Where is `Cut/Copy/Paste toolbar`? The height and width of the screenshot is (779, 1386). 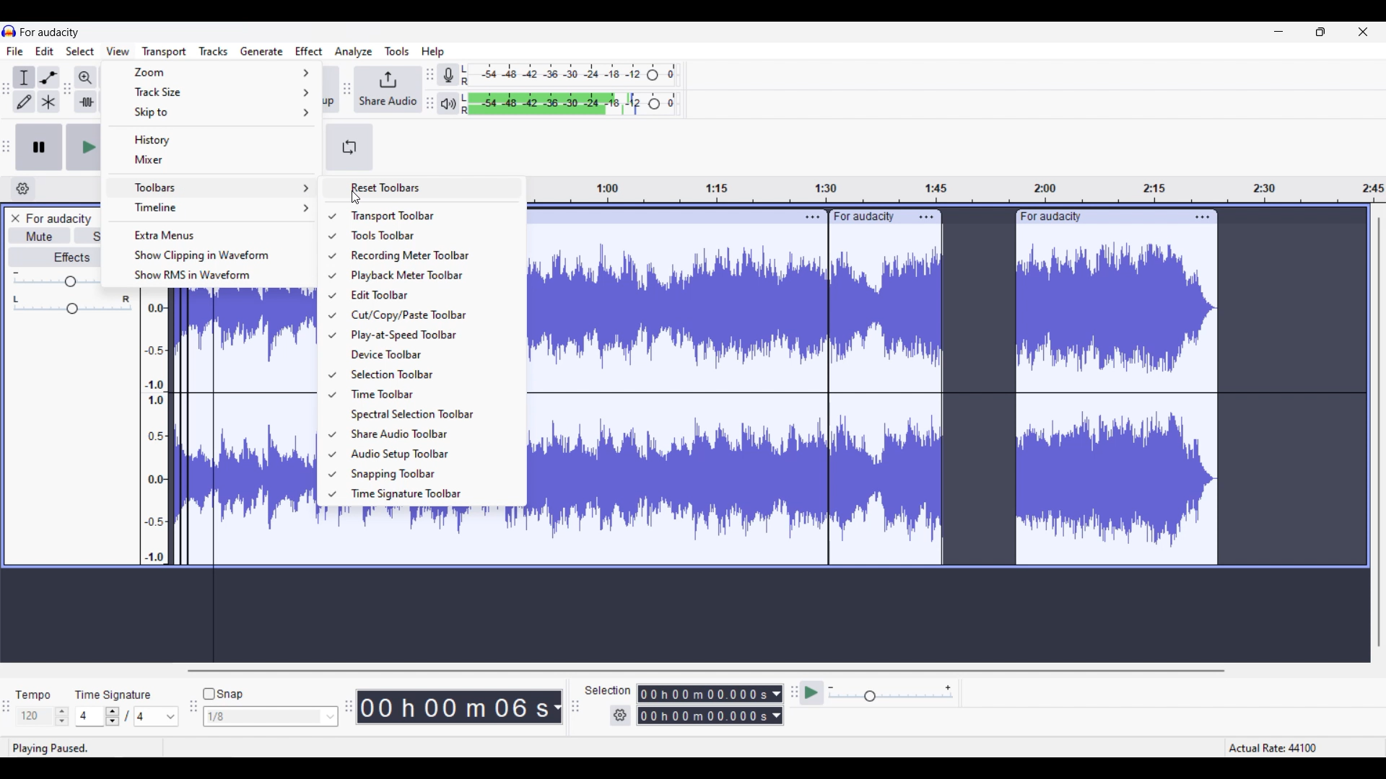
Cut/Copy/Paste toolbar is located at coordinates (428, 315).